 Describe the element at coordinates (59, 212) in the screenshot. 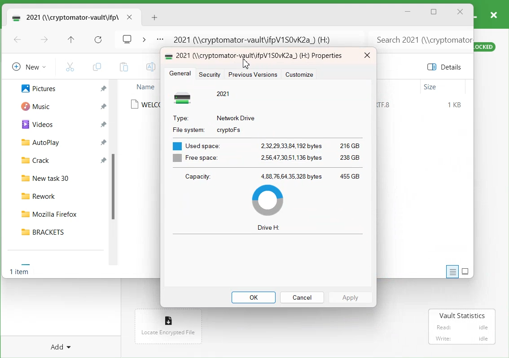

I see `Mozilla Firefox` at that location.